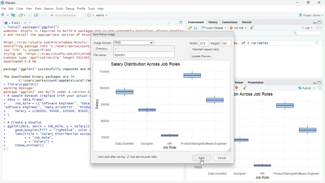 The height and width of the screenshot is (183, 325). Describe the element at coordinates (134, 49) in the screenshot. I see `Directory` at that location.